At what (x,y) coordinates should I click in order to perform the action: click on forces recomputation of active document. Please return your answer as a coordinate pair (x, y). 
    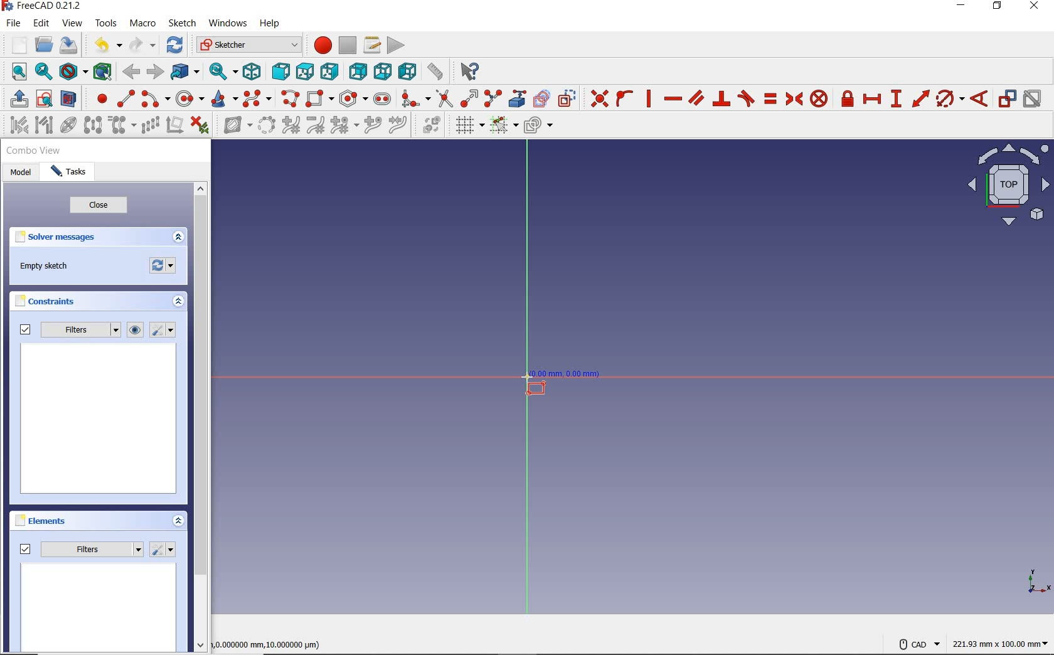
    Looking at the image, I should click on (163, 269).